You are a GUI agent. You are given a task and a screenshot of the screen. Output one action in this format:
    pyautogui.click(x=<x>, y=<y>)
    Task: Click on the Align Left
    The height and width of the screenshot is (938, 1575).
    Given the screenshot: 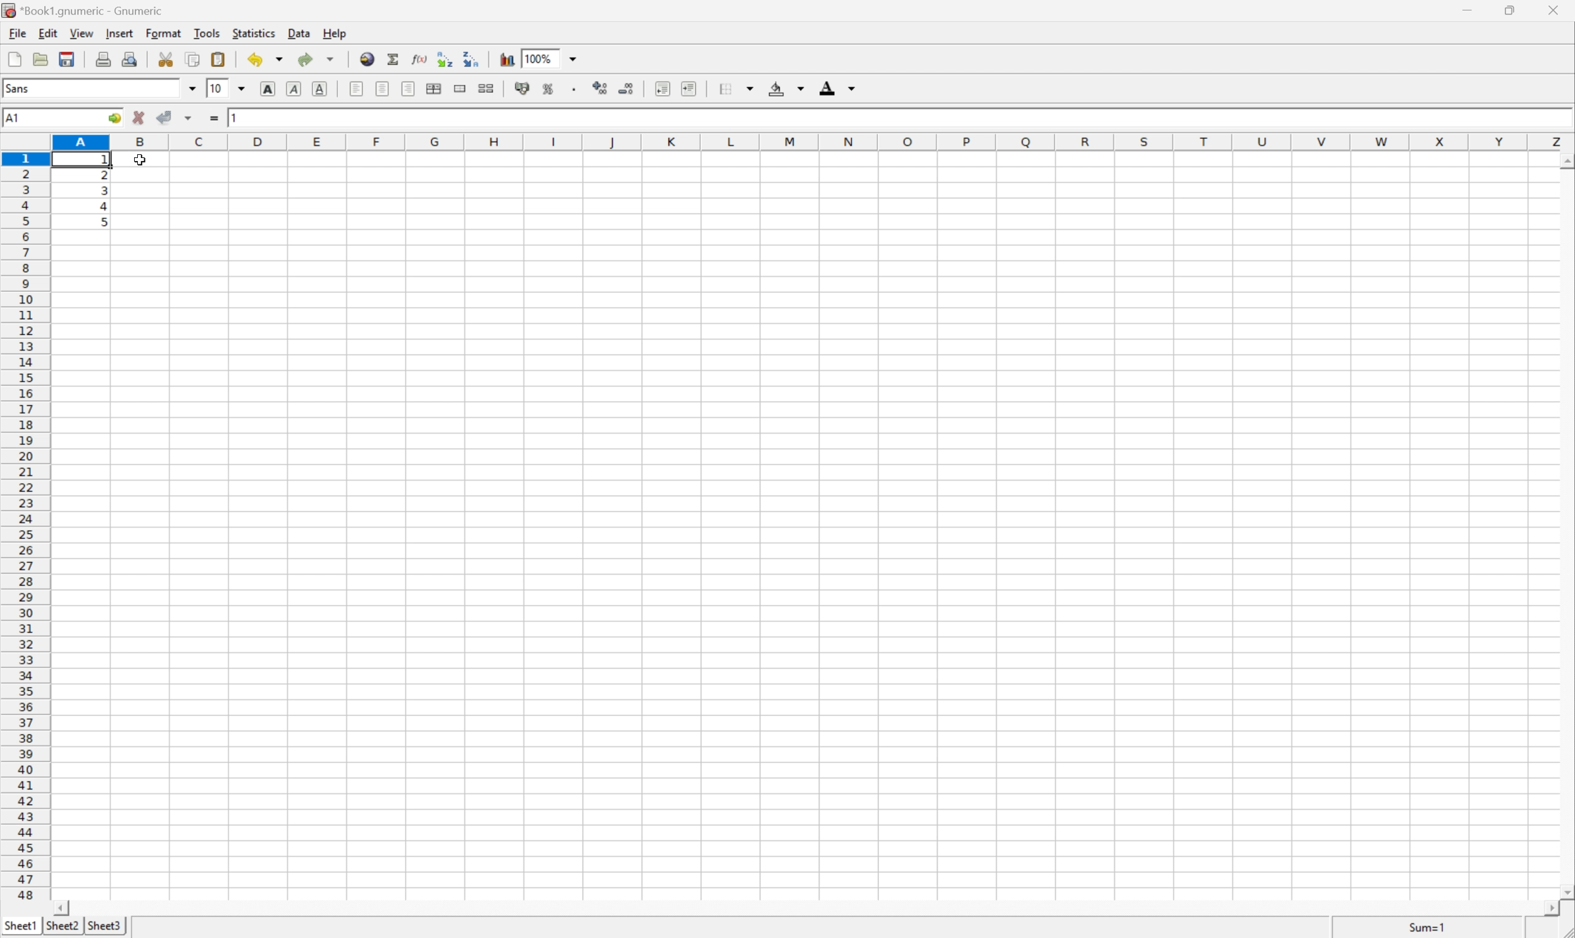 What is the action you would take?
    pyautogui.click(x=357, y=89)
    